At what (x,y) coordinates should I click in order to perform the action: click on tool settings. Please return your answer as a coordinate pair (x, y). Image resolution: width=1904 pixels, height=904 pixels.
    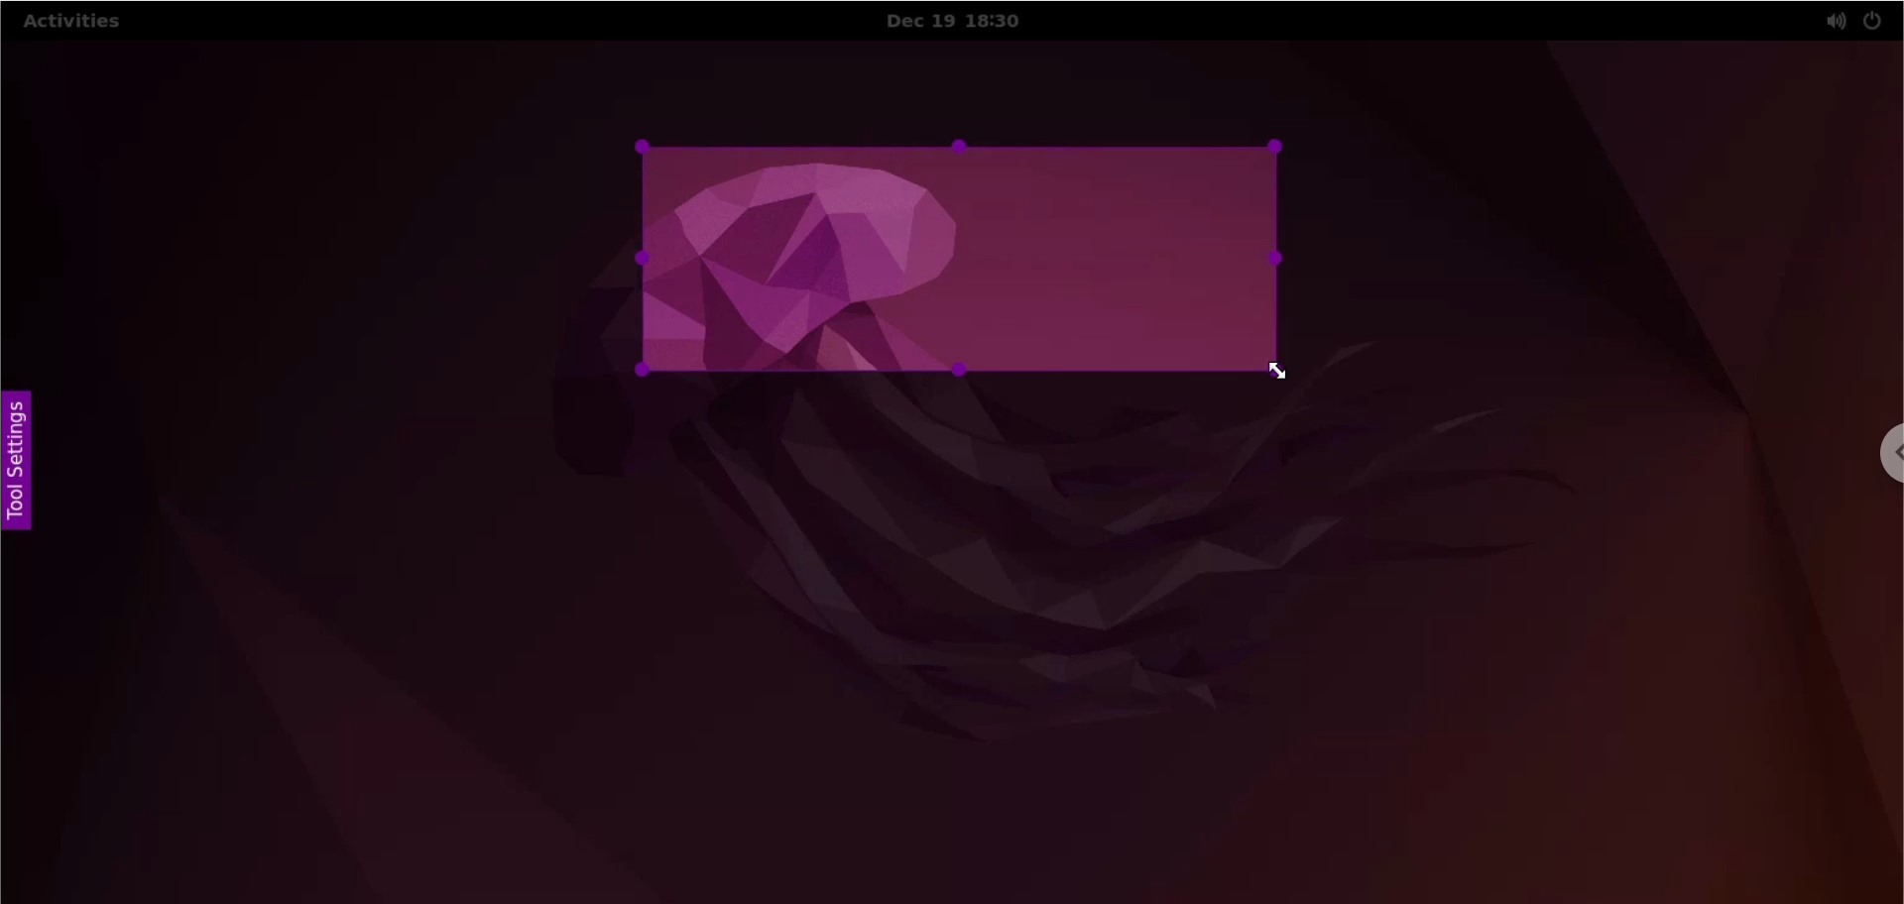
    Looking at the image, I should click on (30, 466).